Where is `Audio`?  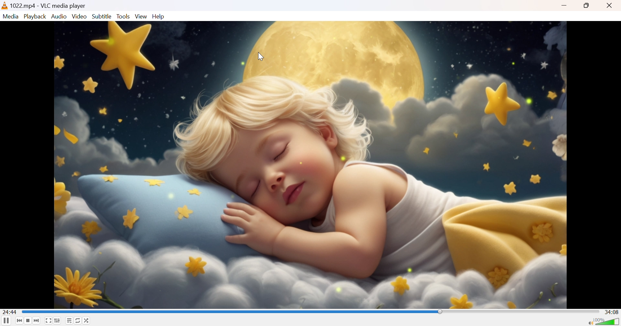
Audio is located at coordinates (60, 17).